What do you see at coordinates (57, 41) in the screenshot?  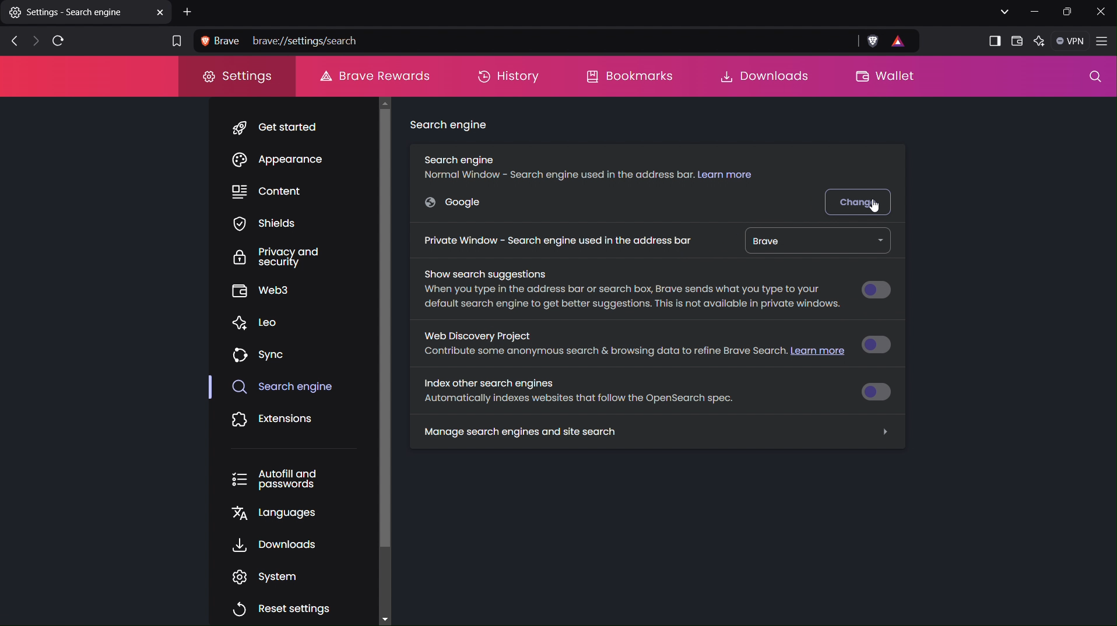 I see `Refresh` at bounding box center [57, 41].